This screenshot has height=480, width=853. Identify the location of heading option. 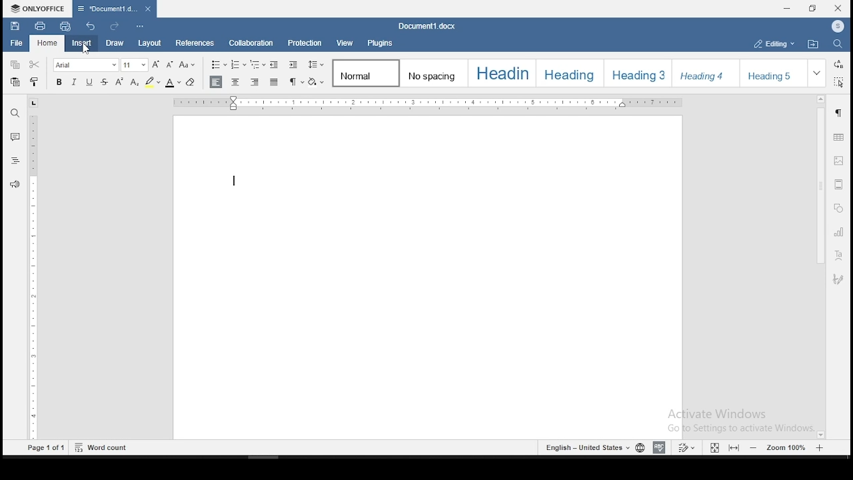
(366, 74).